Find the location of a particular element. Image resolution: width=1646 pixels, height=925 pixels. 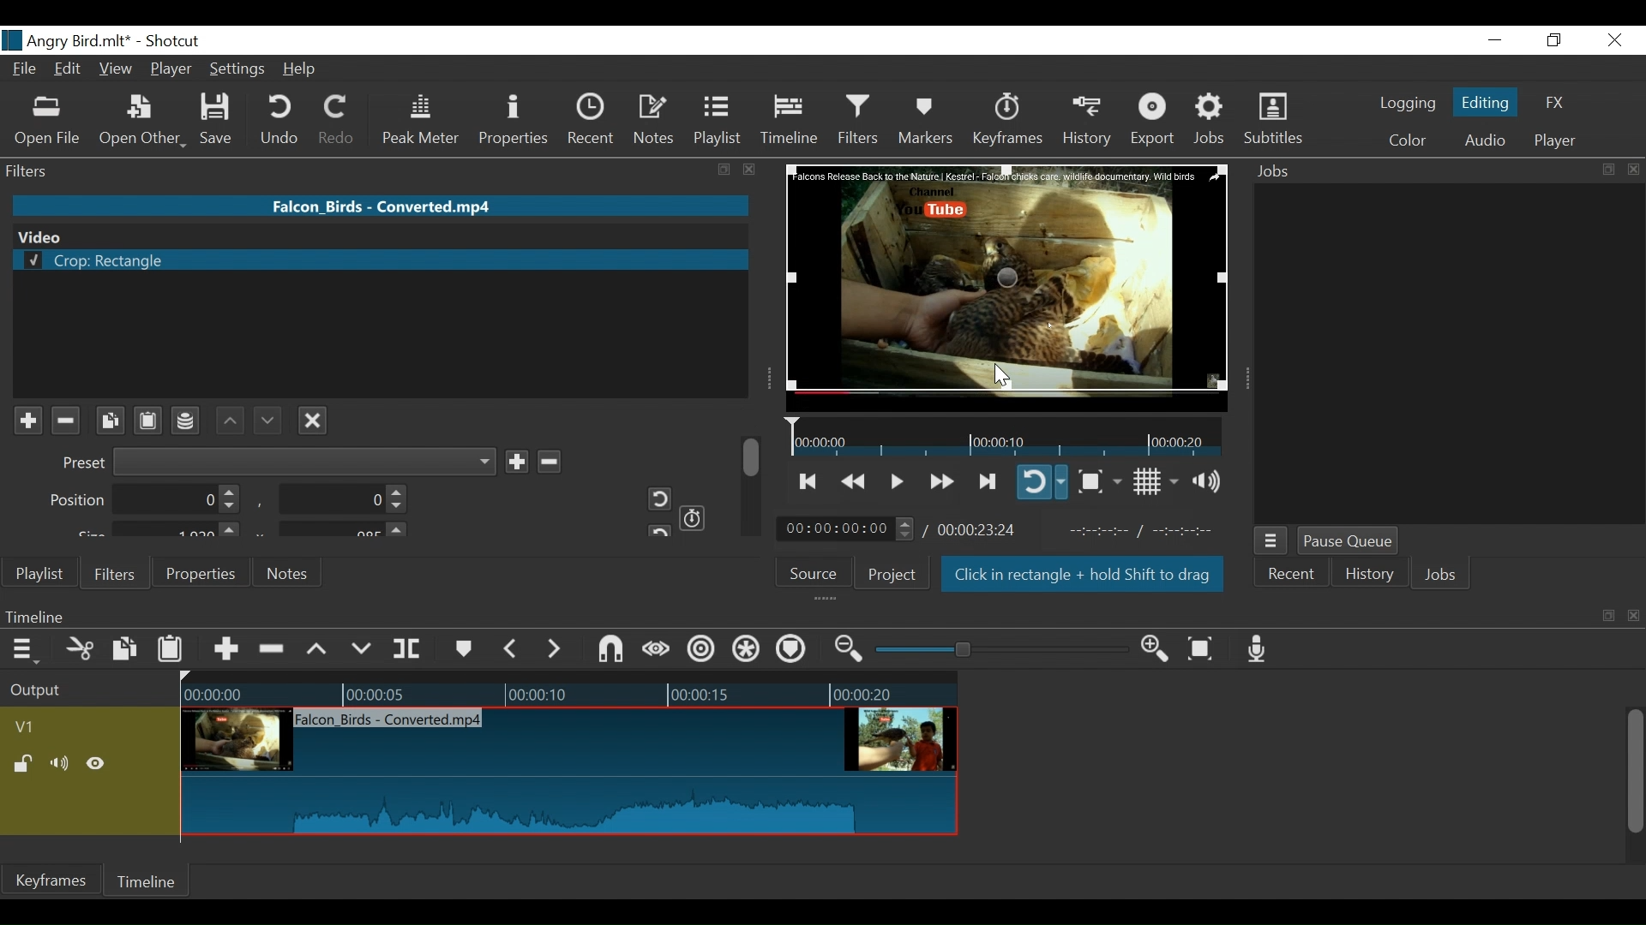

Recent is located at coordinates (1289, 576).